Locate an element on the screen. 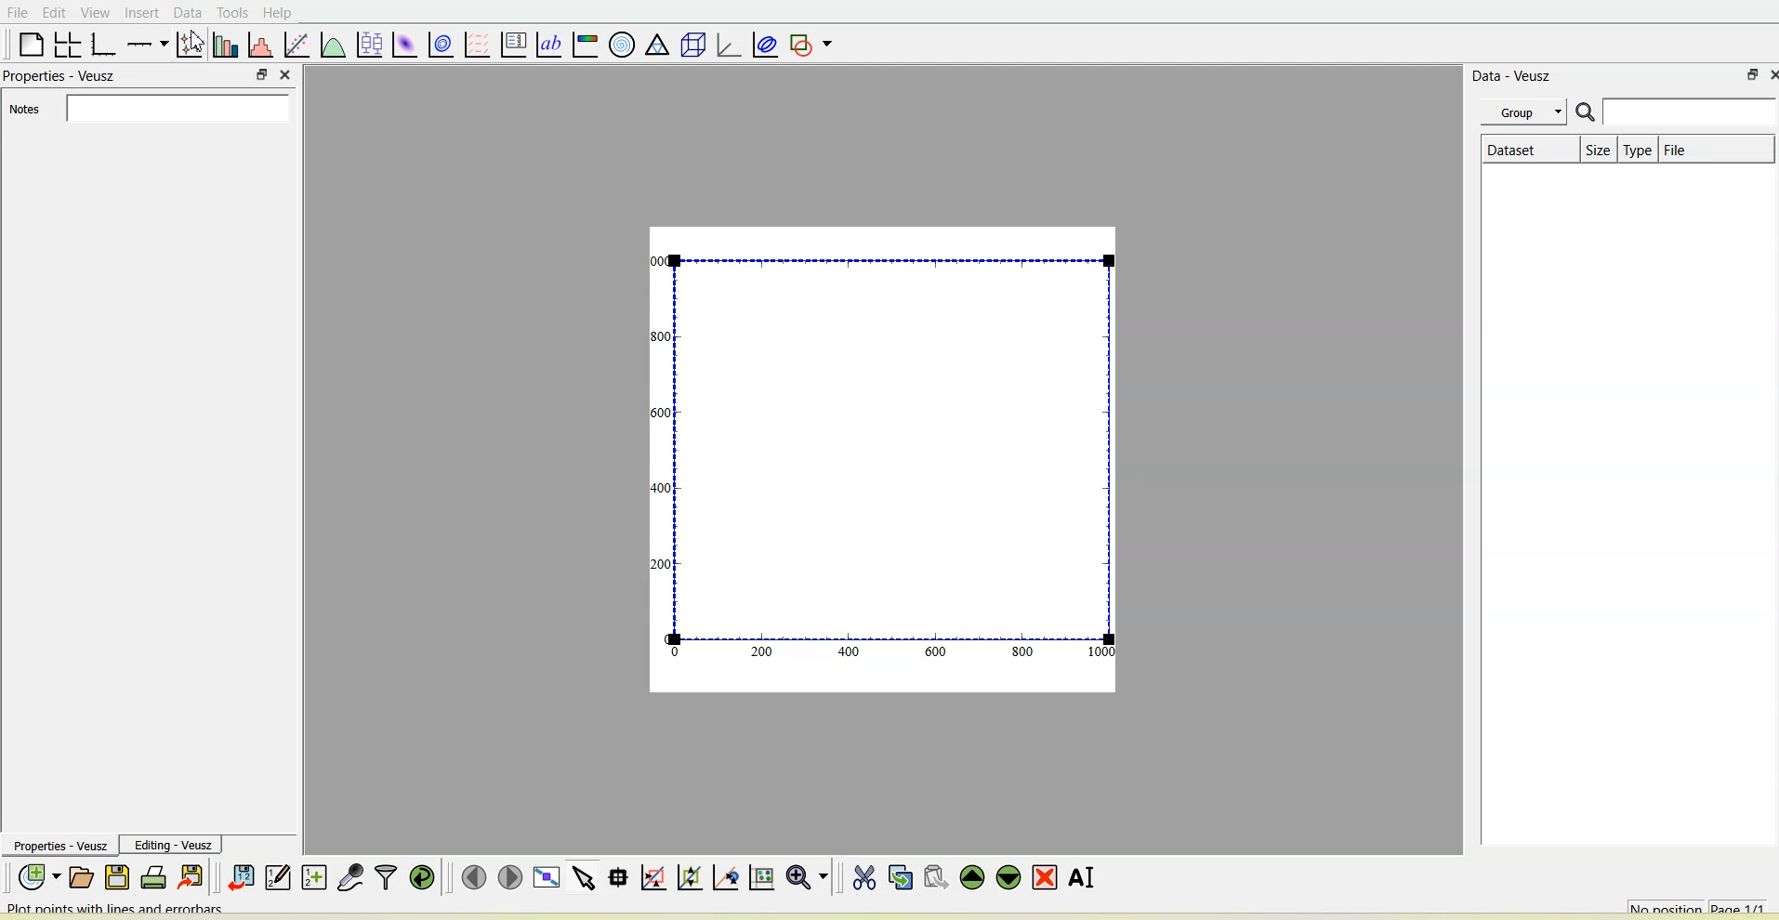  Notes  is located at coordinates (147, 109).